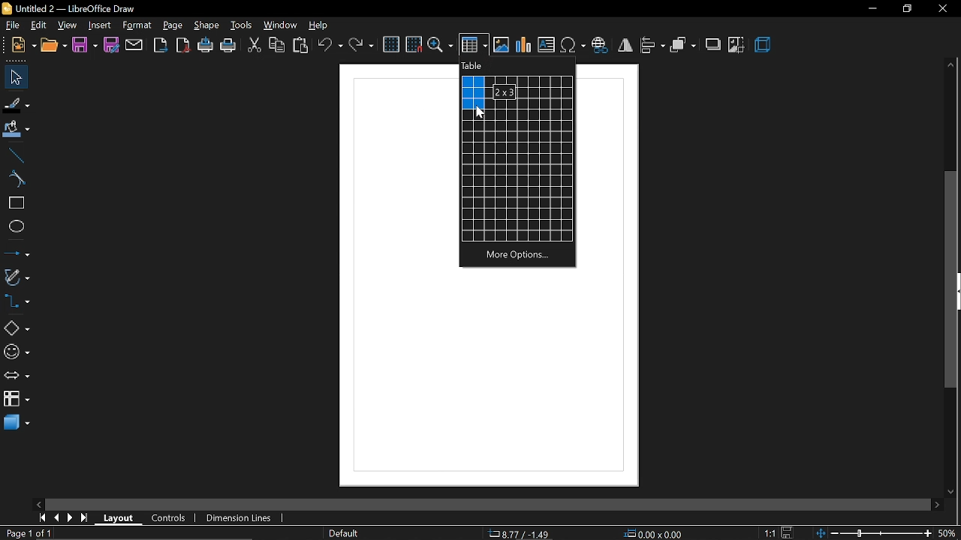 This screenshot has width=961, height=540. What do you see at coordinates (16, 424) in the screenshot?
I see `3d shapes` at bounding box center [16, 424].